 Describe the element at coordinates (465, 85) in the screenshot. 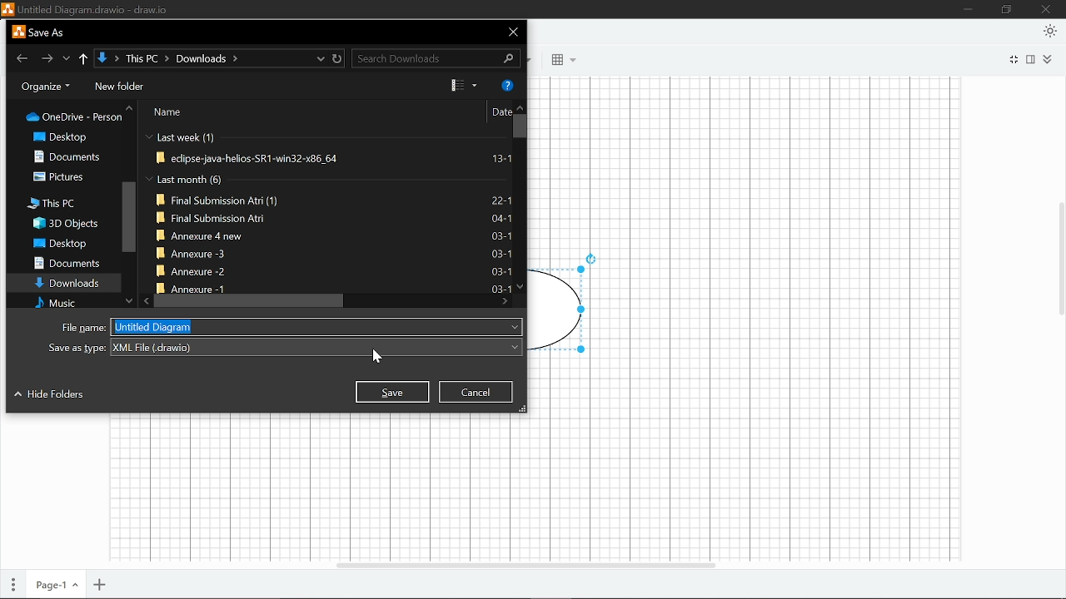

I see `view` at that location.